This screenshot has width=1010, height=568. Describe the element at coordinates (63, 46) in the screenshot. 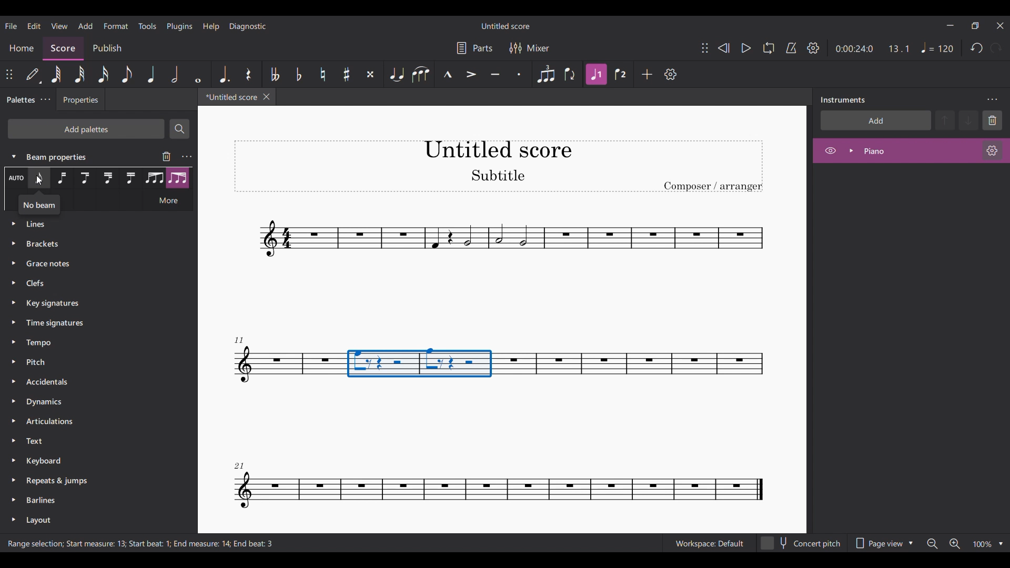

I see `Score, current section highlighted` at that location.